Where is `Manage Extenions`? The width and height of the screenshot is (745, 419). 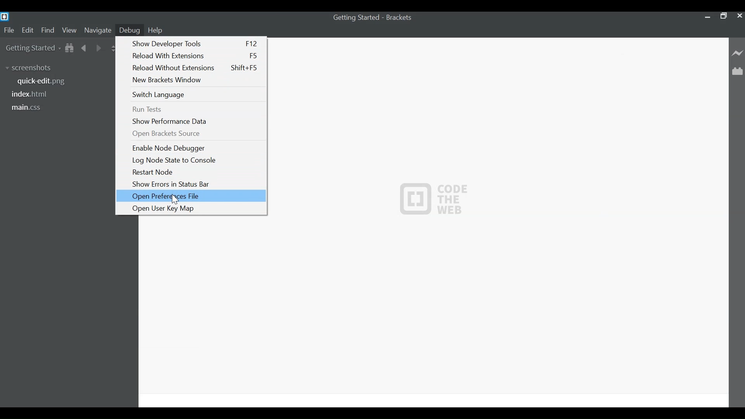
Manage Extenions is located at coordinates (738, 71).